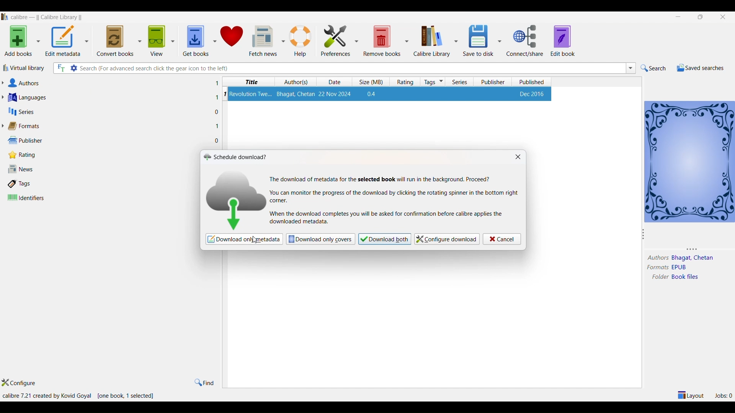  Describe the element at coordinates (631, 68) in the screenshot. I see `search dropdown button` at that location.